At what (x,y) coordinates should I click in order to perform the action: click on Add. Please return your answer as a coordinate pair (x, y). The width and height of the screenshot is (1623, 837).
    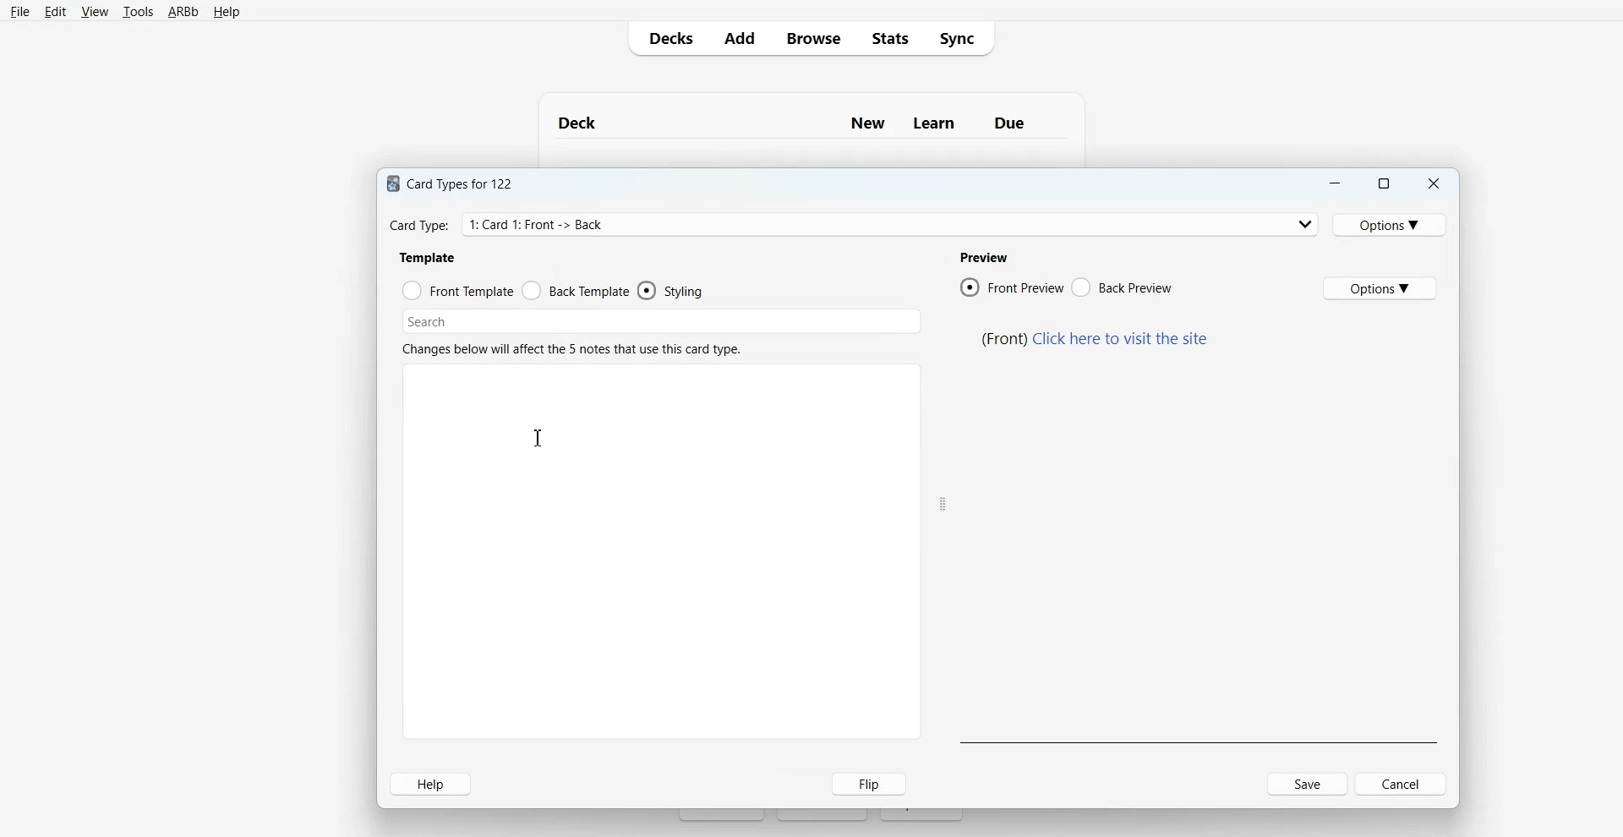
    Looking at the image, I should click on (738, 37).